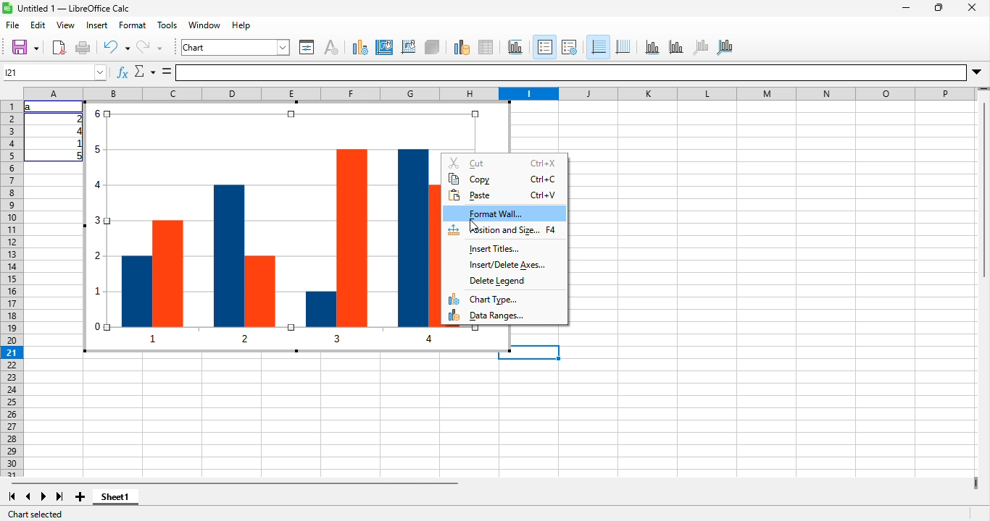 The height and width of the screenshot is (521, 990). What do you see at coordinates (262, 226) in the screenshot?
I see `Bar chart` at bounding box center [262, 226].